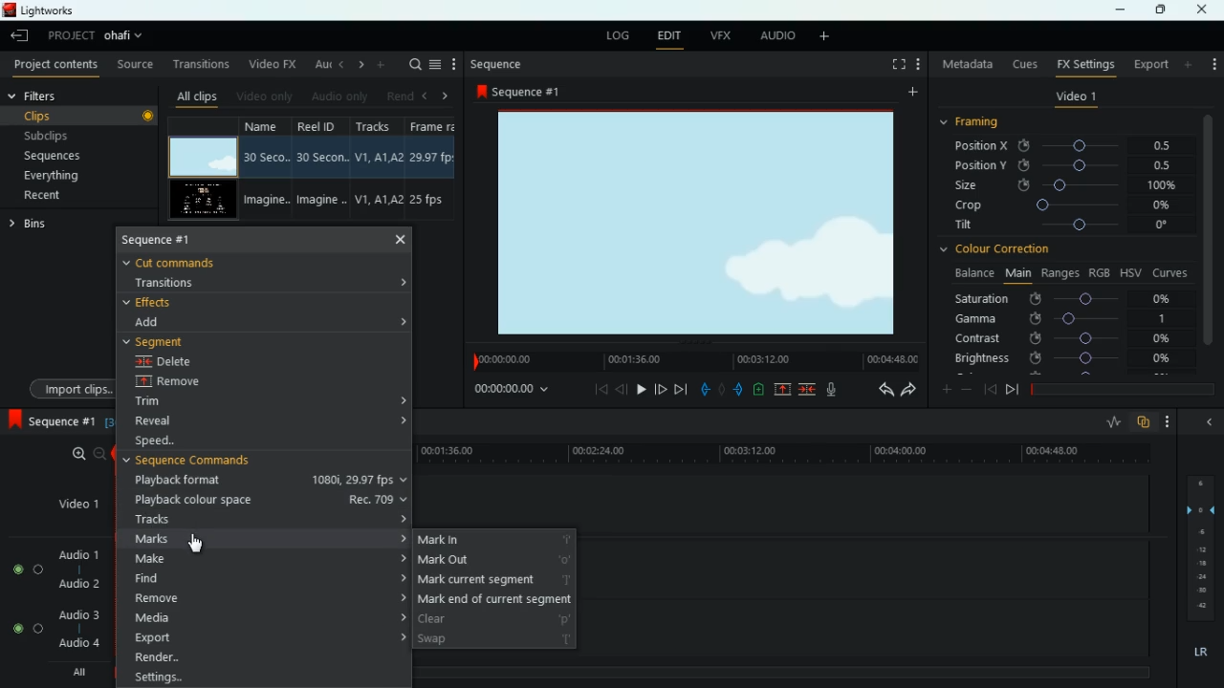 This screenshot has height=688, width=1224. What do you see at coordinates (437, 63) in the screenshot?
I see `menu` at bounding box center [437, 63].